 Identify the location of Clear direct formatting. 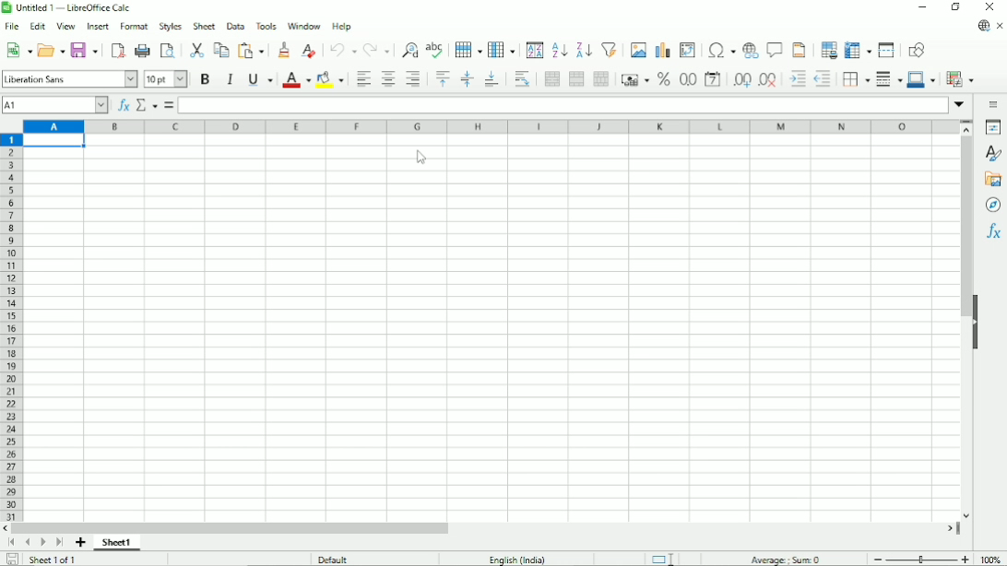
(309, 52).